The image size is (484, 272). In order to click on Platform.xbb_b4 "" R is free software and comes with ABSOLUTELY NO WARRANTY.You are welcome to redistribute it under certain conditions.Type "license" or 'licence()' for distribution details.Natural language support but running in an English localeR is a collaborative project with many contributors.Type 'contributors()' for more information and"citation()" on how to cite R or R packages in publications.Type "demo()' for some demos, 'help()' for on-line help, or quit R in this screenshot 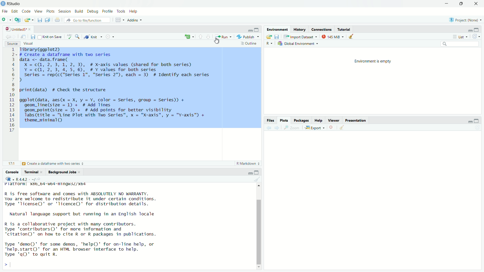, I will do `click(87, 220)`.